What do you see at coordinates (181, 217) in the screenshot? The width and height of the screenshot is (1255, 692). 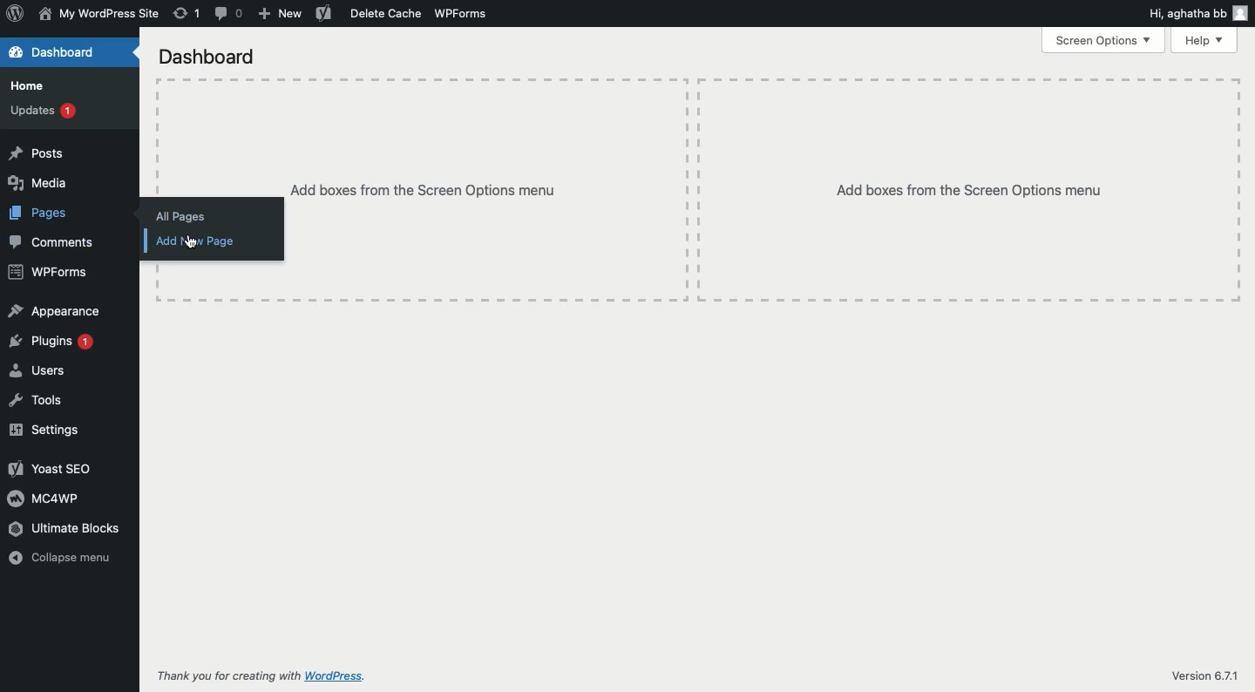 I see `All pages` at bounding box center [181, 217].